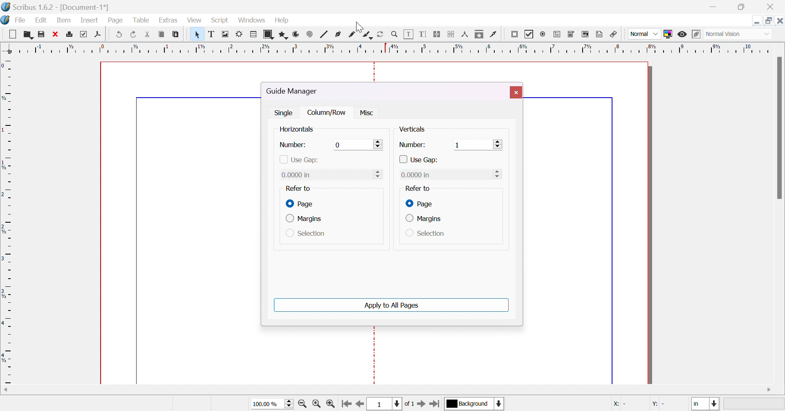 This screenshot has width=785, height=411. What do you see at coordinates (306, 234) in the screenshot?
I see `selection` at bounding box center [306, 234].